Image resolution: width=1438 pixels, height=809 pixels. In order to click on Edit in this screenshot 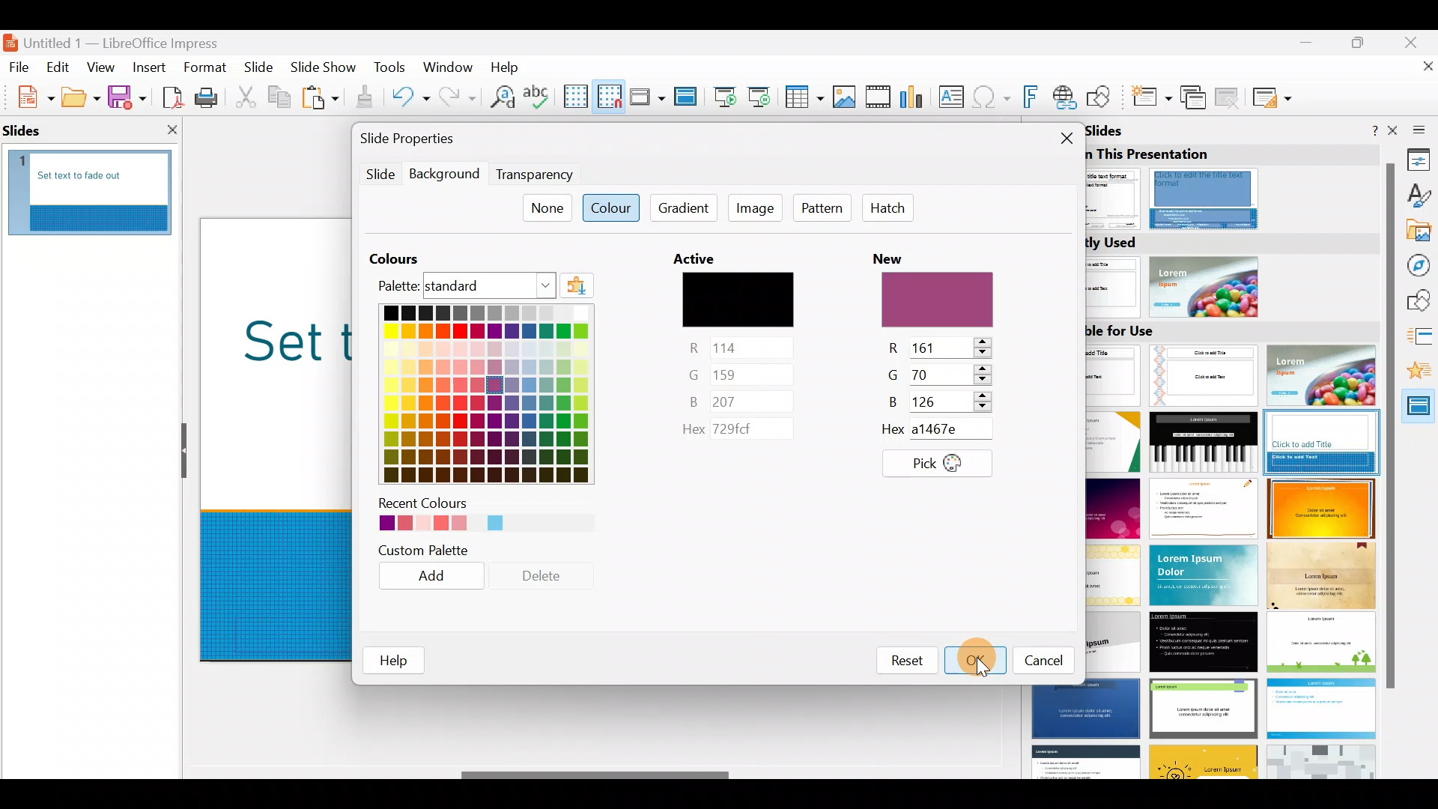, I will do `click(60, 67)`.